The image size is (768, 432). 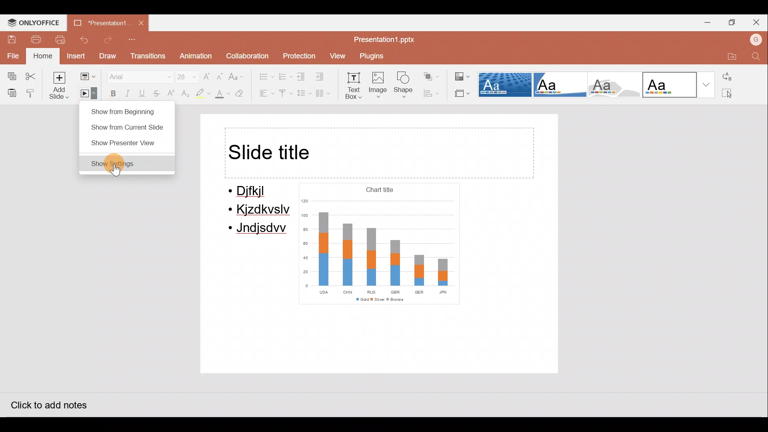 What do you see at coordinates (299, 54) in the screenshot?
I see `Protection` at bounding box center [299, 54].